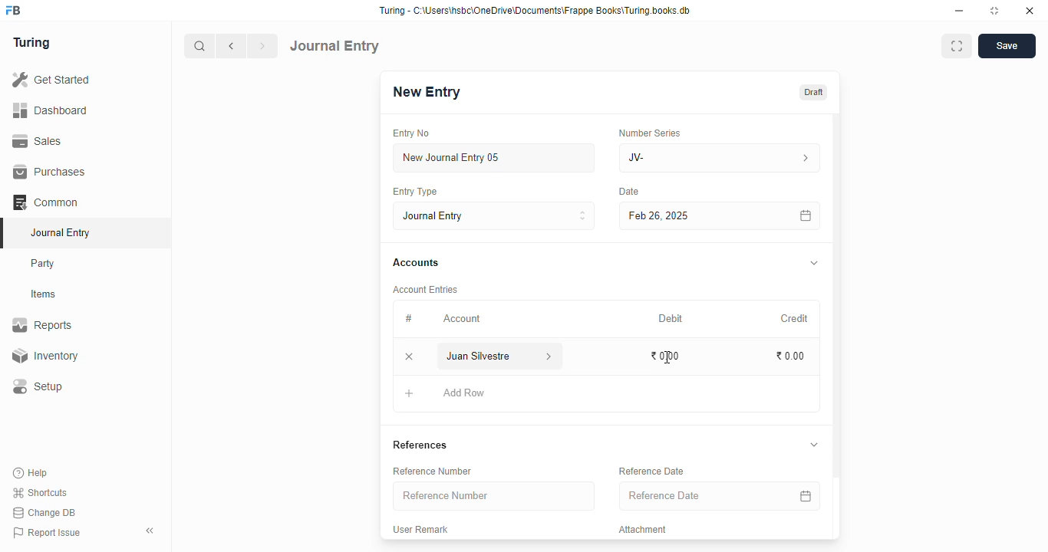 This screenshot has width=1048, height=552. What do you see at coordinates (432, 471) in the screenshot?
I see `reference number` at bounding box center [432, 471].